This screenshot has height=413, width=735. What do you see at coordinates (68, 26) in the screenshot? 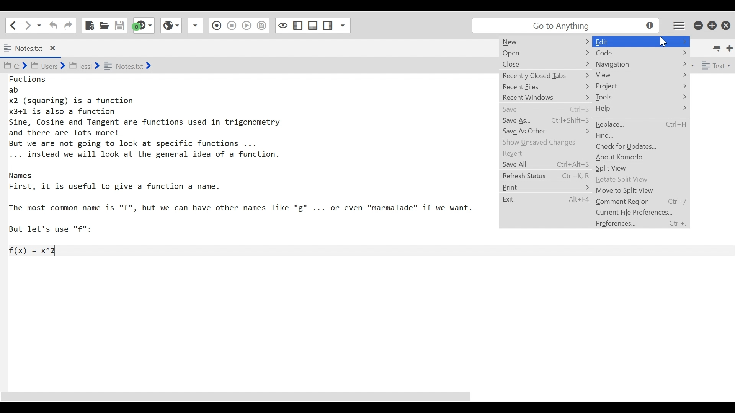
I see `` at bounding box center [68, 26].